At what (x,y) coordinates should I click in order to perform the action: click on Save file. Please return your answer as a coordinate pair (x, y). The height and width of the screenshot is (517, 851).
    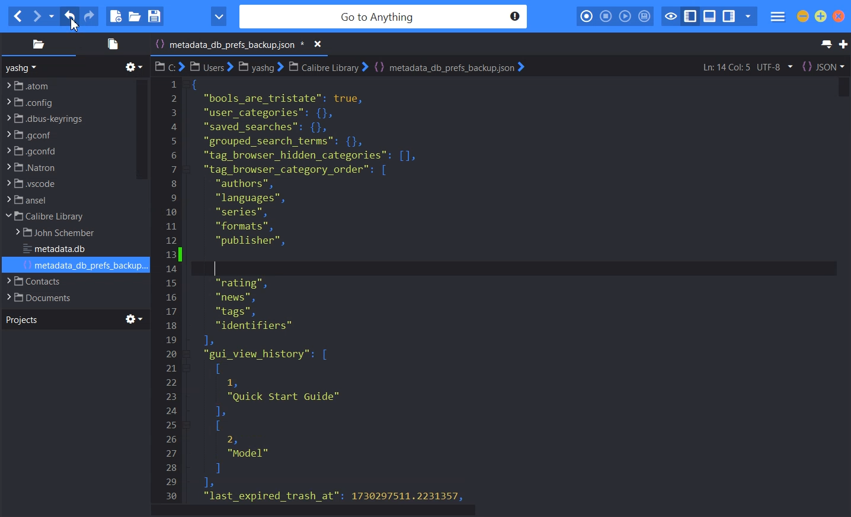
    Looking at the image, I should click on (153, 16).